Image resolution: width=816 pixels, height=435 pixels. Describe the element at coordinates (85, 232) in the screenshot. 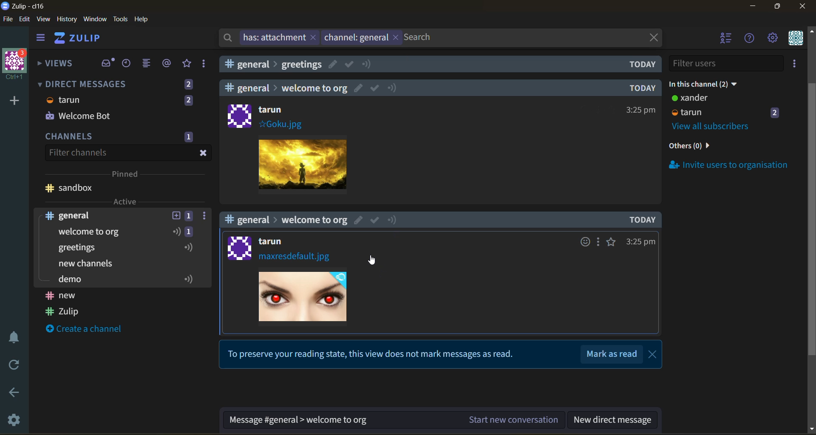

I see `welcome to org` at that location.